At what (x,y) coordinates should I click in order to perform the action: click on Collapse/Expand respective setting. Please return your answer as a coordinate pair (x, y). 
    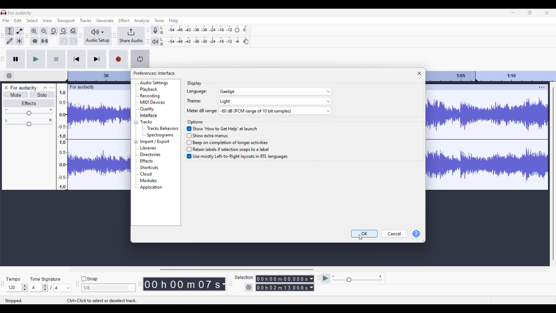
    Looking at the image, I should click on (136, 132).